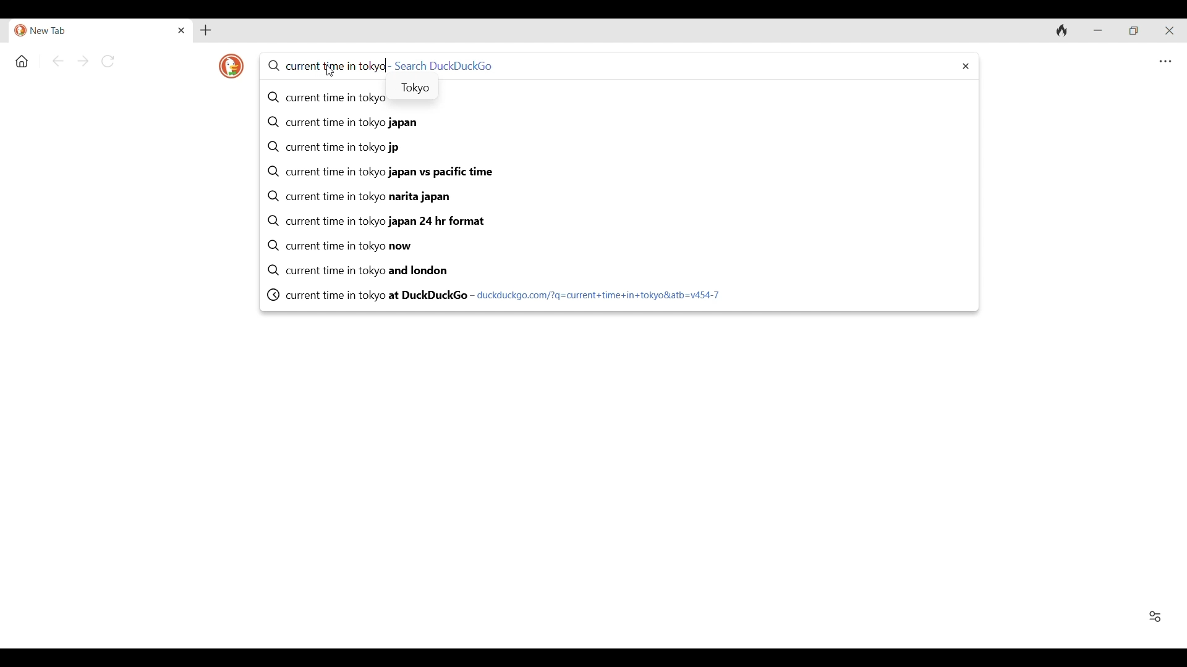 This screenshot has width=1187, height=667. What do you see at coordinates (328, 98) in the screenshot?
I see `current time in tokyo` at bounding box center [328, 98].